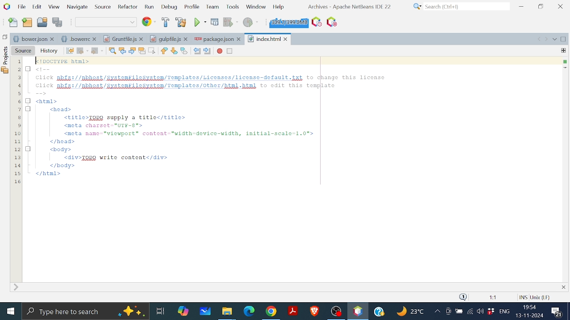  What do you see at coordinates (538, 40) in the screenshot?
I see `scroll documents left` at bounding box center [538, 40].